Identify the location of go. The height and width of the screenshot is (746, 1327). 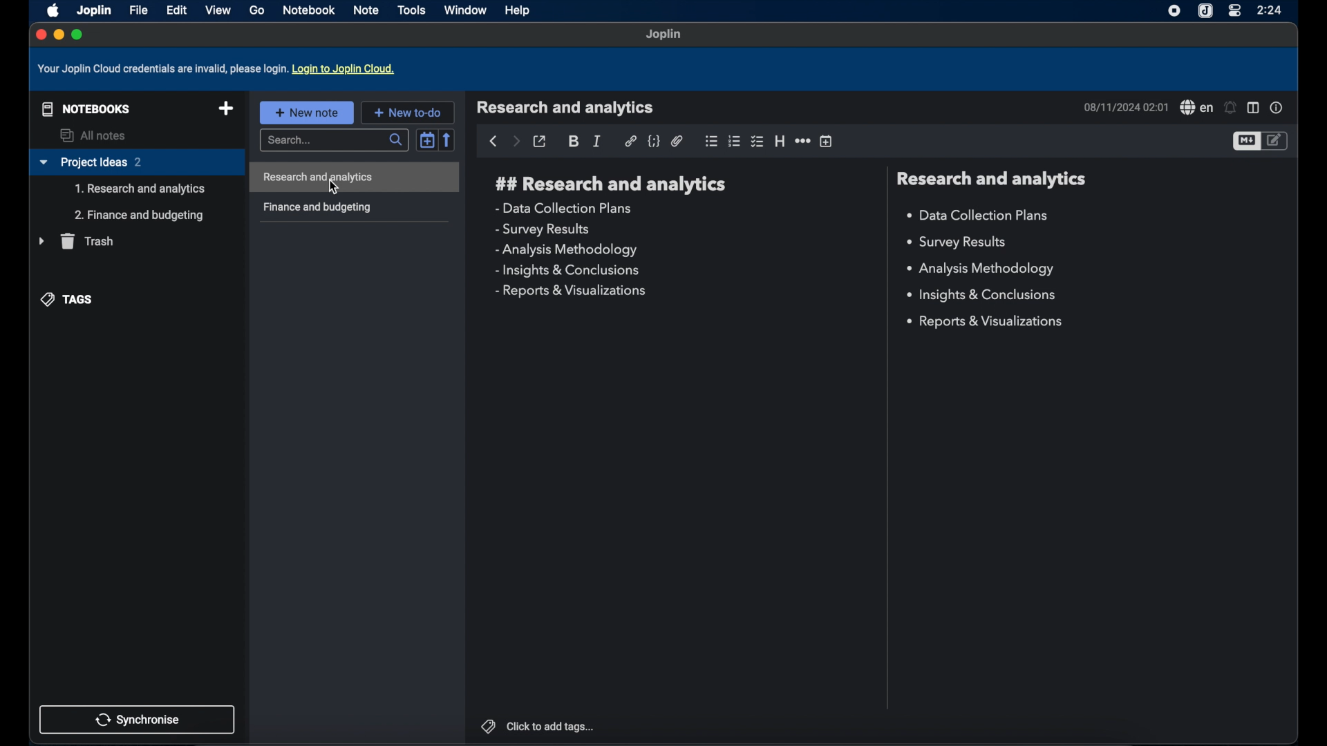
(256, 10).